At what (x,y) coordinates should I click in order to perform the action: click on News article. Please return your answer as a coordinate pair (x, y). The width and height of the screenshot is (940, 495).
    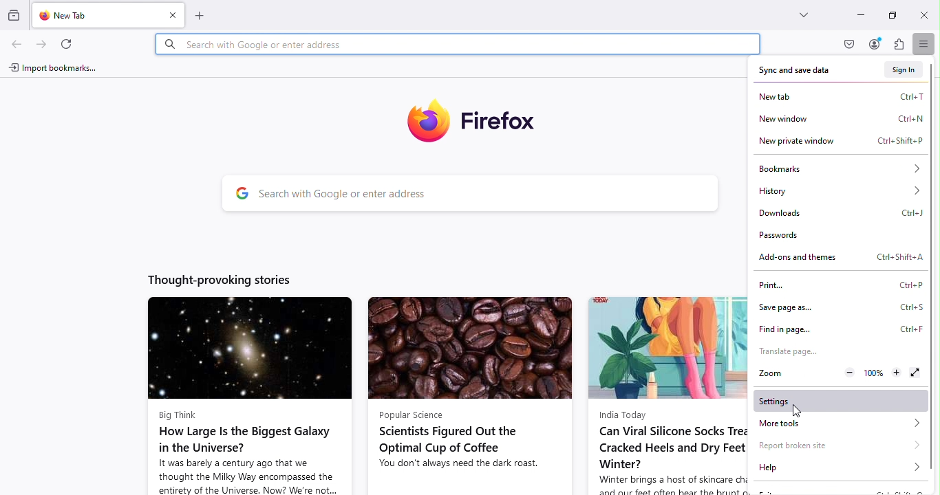
    Looking at the image, I should click on (667, 394).